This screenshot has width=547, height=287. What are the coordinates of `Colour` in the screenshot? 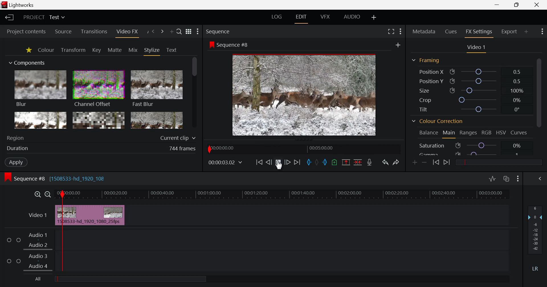 It's located at (46, 50).